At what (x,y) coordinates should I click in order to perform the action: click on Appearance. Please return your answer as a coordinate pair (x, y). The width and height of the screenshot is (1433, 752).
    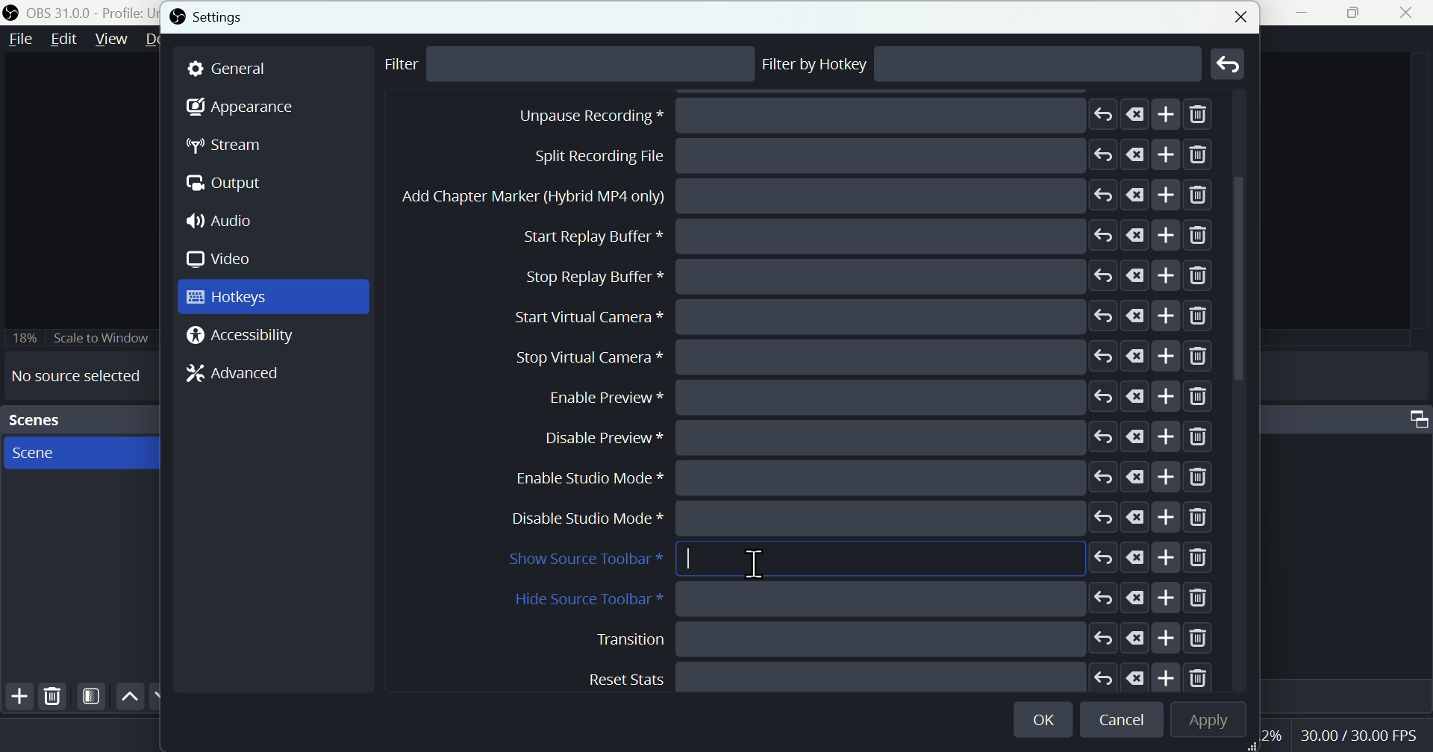
    Looking at the image, I should click on (240, 111).